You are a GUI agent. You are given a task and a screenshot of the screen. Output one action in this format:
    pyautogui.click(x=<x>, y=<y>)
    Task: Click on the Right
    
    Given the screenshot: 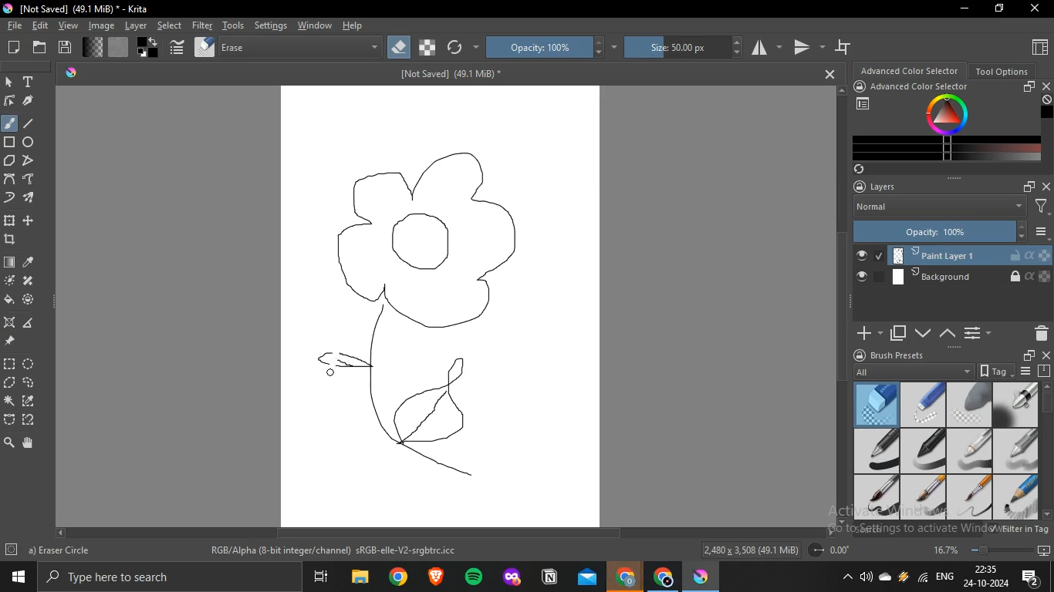 What is the action you would take?
    pyautogui.click(x=829, y=532)
    